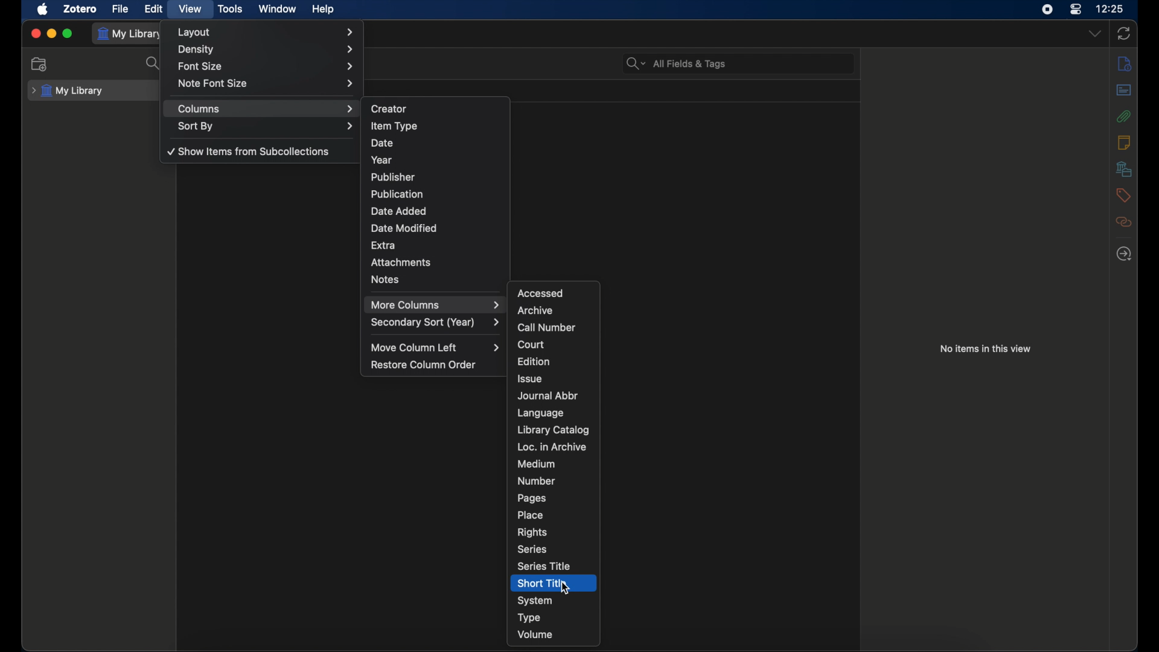 The width and height of the screenshot is (1159, 652). I want to click on libraries, so click(1124, 169).